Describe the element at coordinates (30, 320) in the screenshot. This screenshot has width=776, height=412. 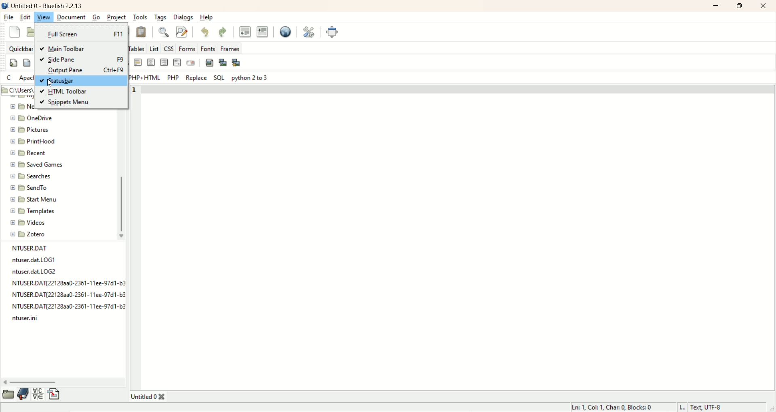
I see `file` at that location.